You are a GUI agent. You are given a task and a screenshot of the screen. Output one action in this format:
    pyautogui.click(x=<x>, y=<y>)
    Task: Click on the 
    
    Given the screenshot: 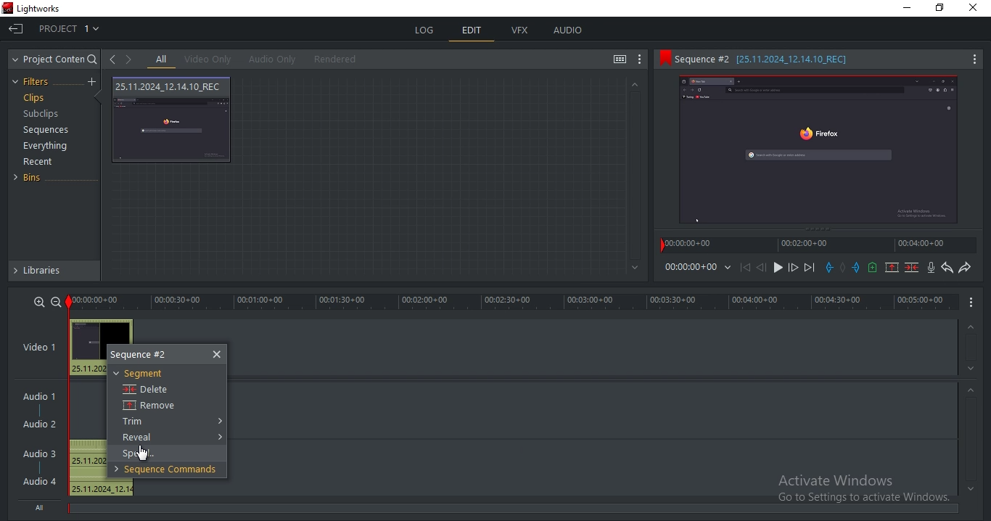 What is the action you would take?
    pyautogui.click(x=755, y=268)
    